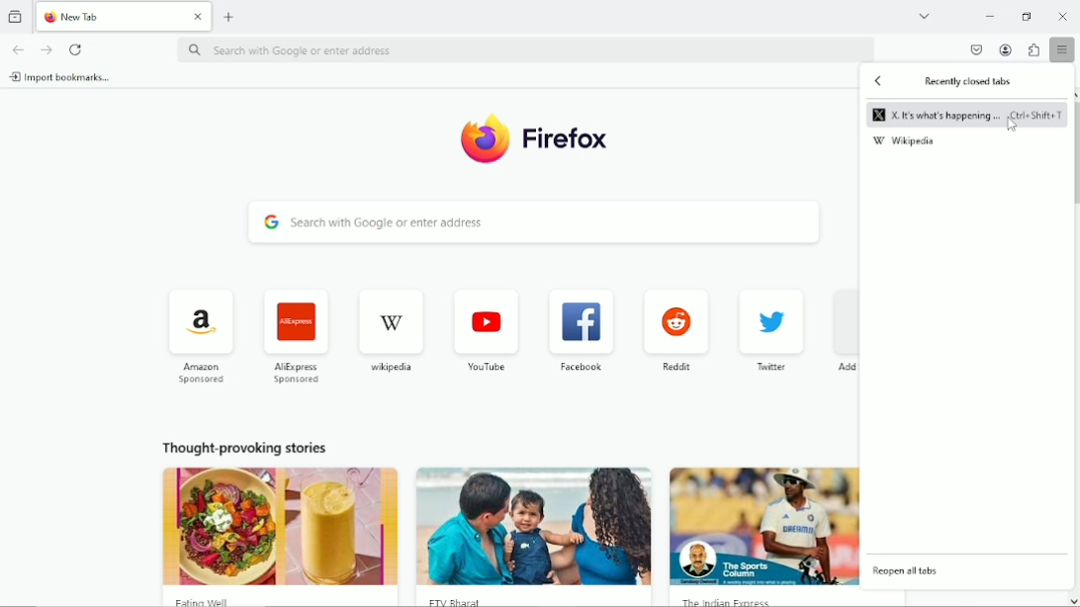 This screenshot has width=1080, height=607. I want to click on X. It's what's happening ... Ctrl+Shift+T, so click(965, 115).